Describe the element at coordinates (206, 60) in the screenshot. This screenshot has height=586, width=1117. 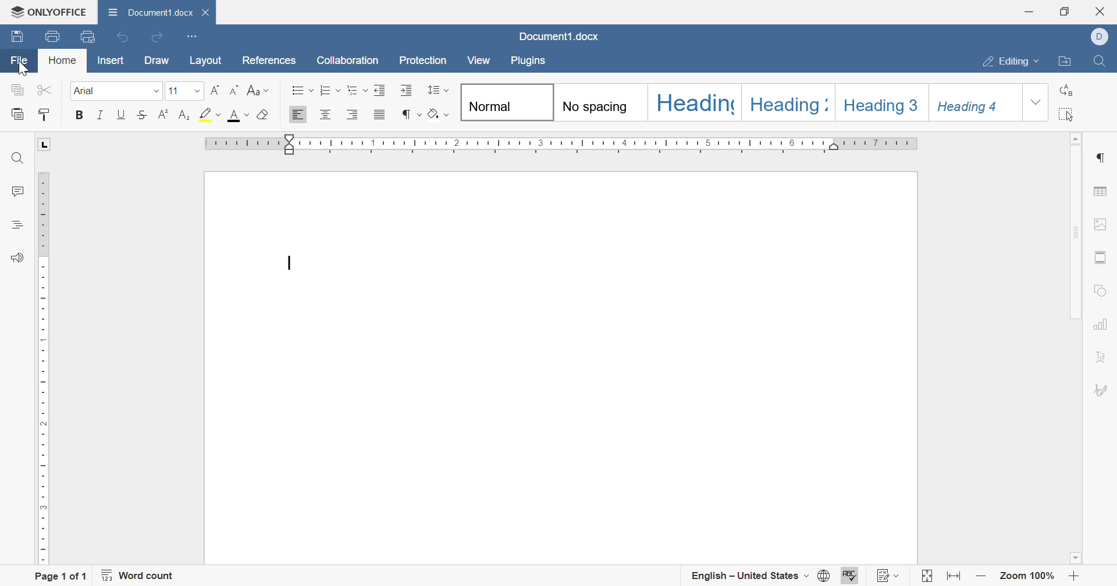
I see `layout` at that location.